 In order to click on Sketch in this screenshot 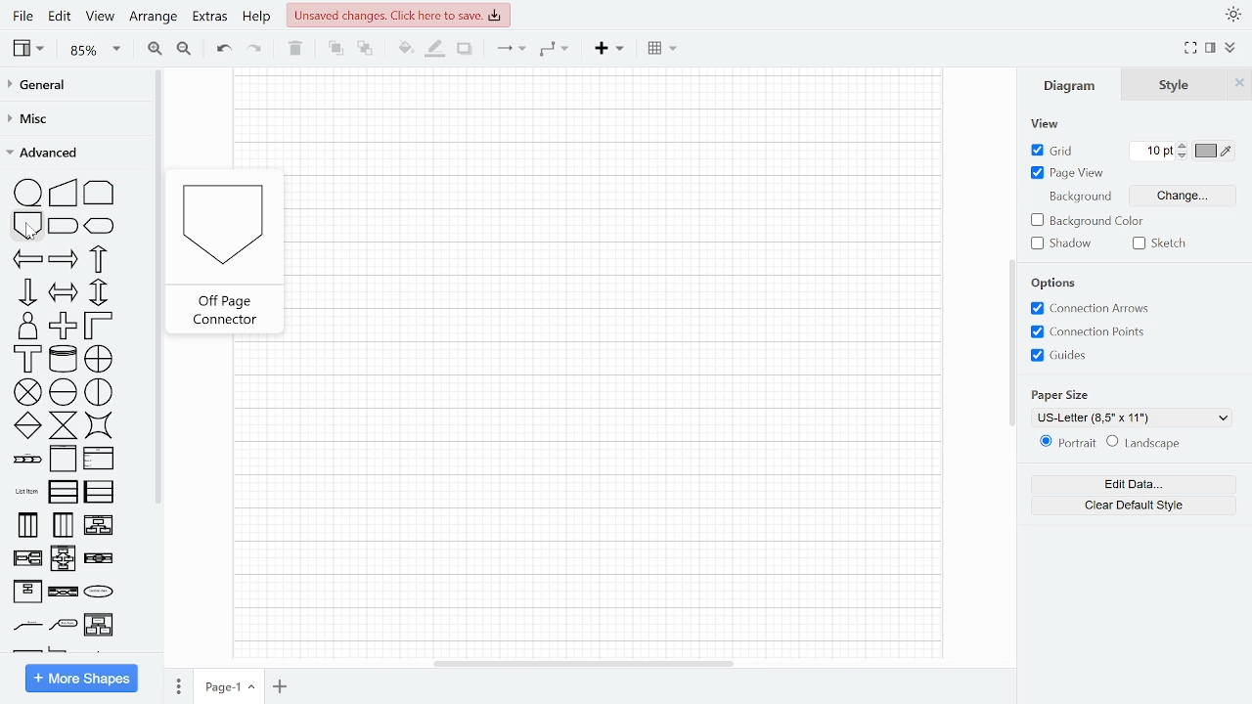, I will do `click(1159, 244)`.